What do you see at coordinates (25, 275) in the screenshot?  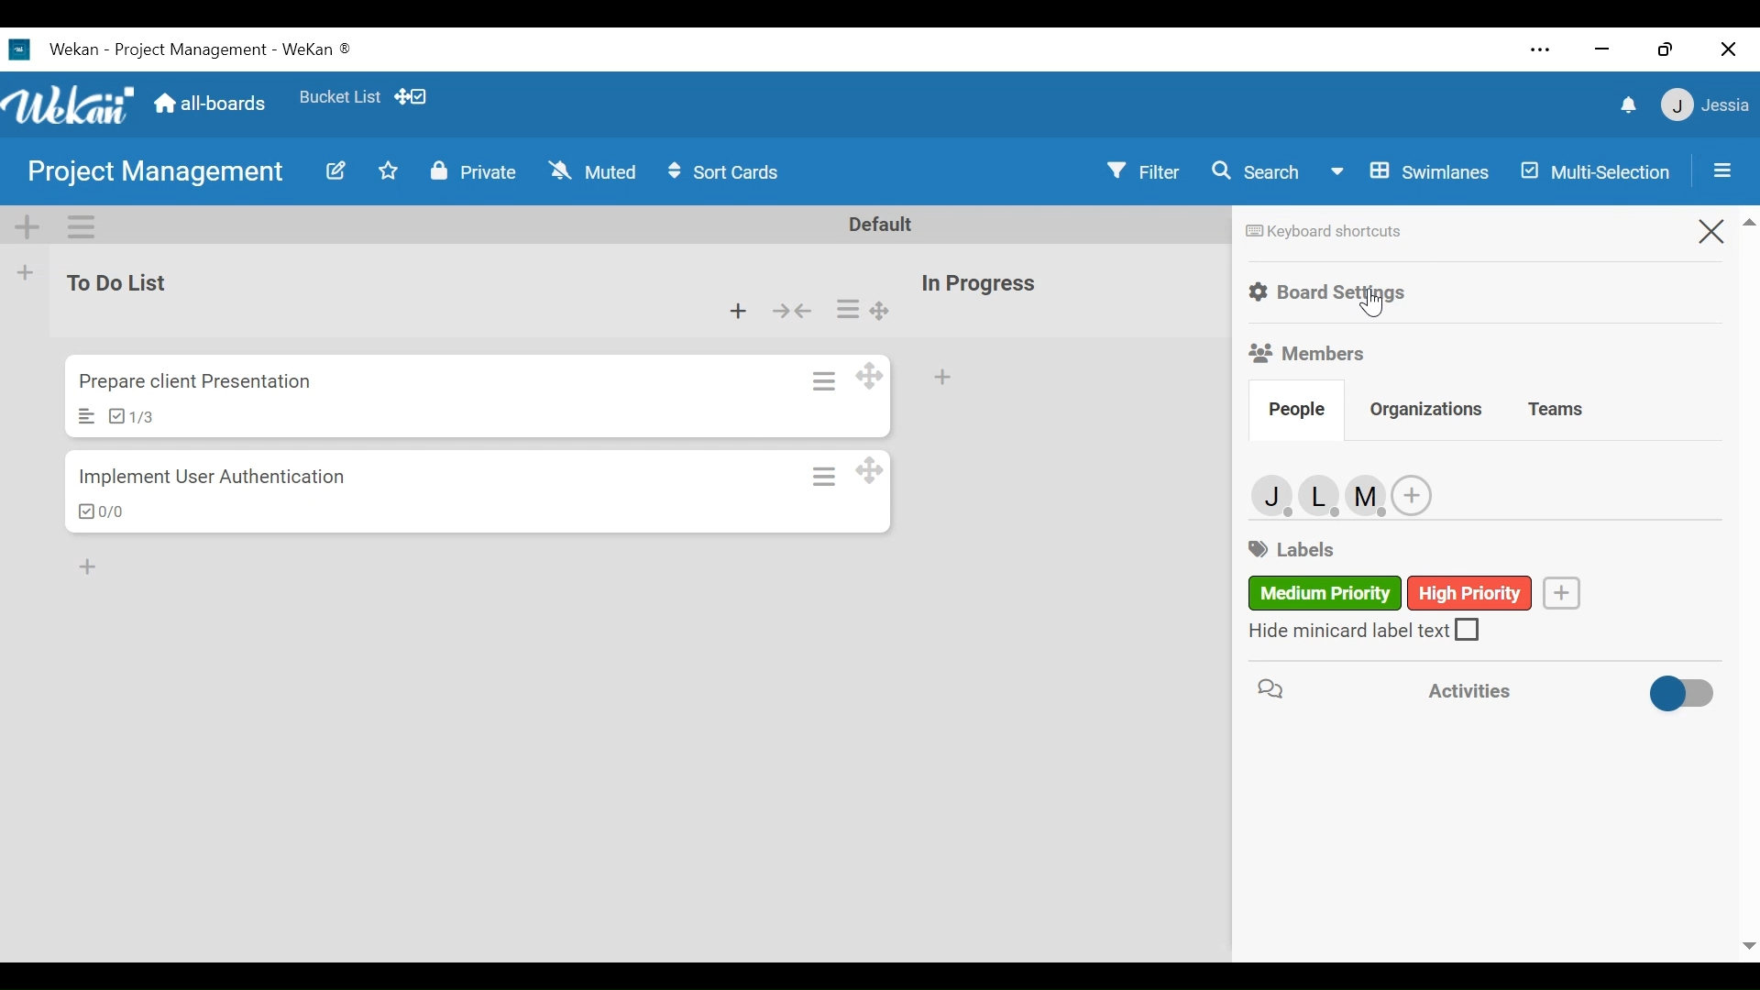 I see `Add List` at bounding box center [25, 275].